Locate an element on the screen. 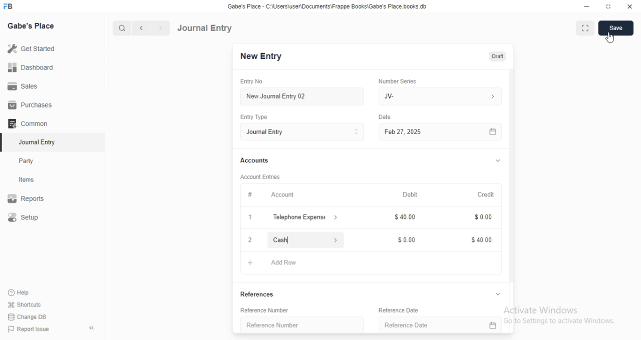 Image resolution: width=641 pixels, height=340 pixels. Accounts is located at coordinates (254, 160).